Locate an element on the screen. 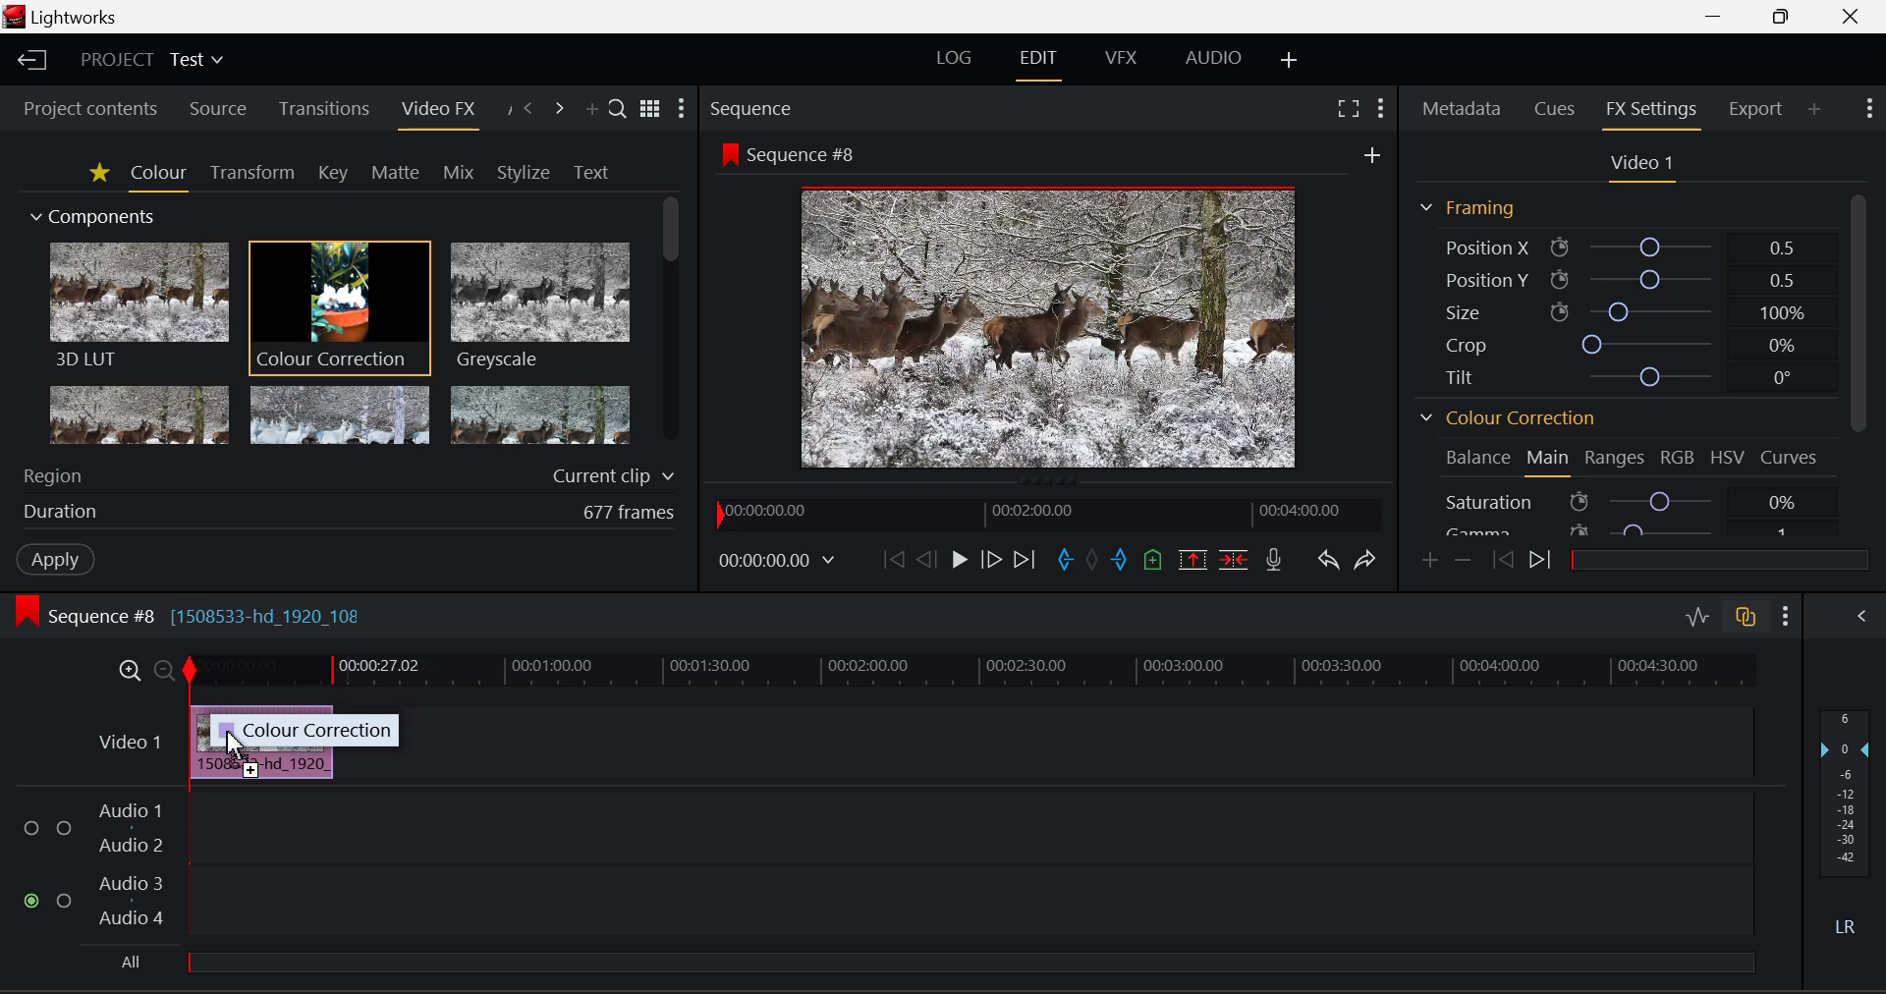 The image size is (1886, 994). Clip Inserted is located at coordinates (261, 767).